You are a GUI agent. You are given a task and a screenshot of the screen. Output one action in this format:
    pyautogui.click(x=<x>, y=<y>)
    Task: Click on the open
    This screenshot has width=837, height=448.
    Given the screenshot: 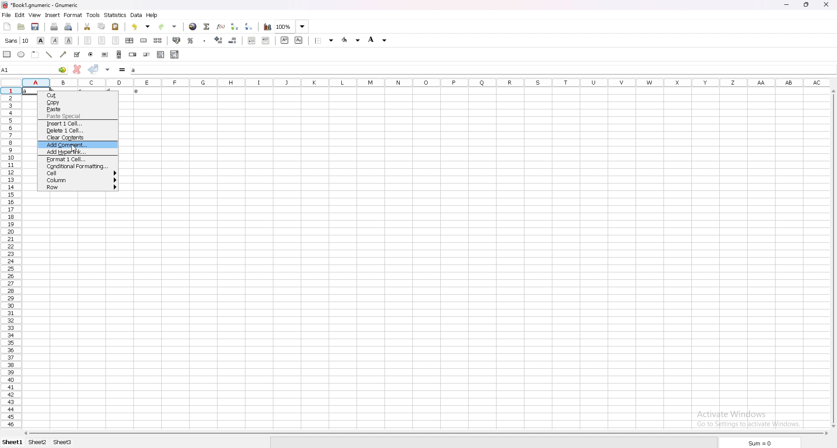 What is the action you would take?
    pyautogui.click(x=21, y=27)
    